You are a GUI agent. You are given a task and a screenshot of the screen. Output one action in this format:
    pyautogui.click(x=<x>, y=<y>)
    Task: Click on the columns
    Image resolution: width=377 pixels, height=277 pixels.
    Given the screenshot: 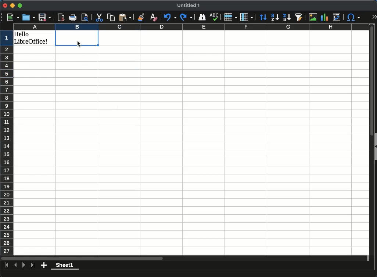 What is the action you would take?
    pyautogui.click(x=190, y=27)
    